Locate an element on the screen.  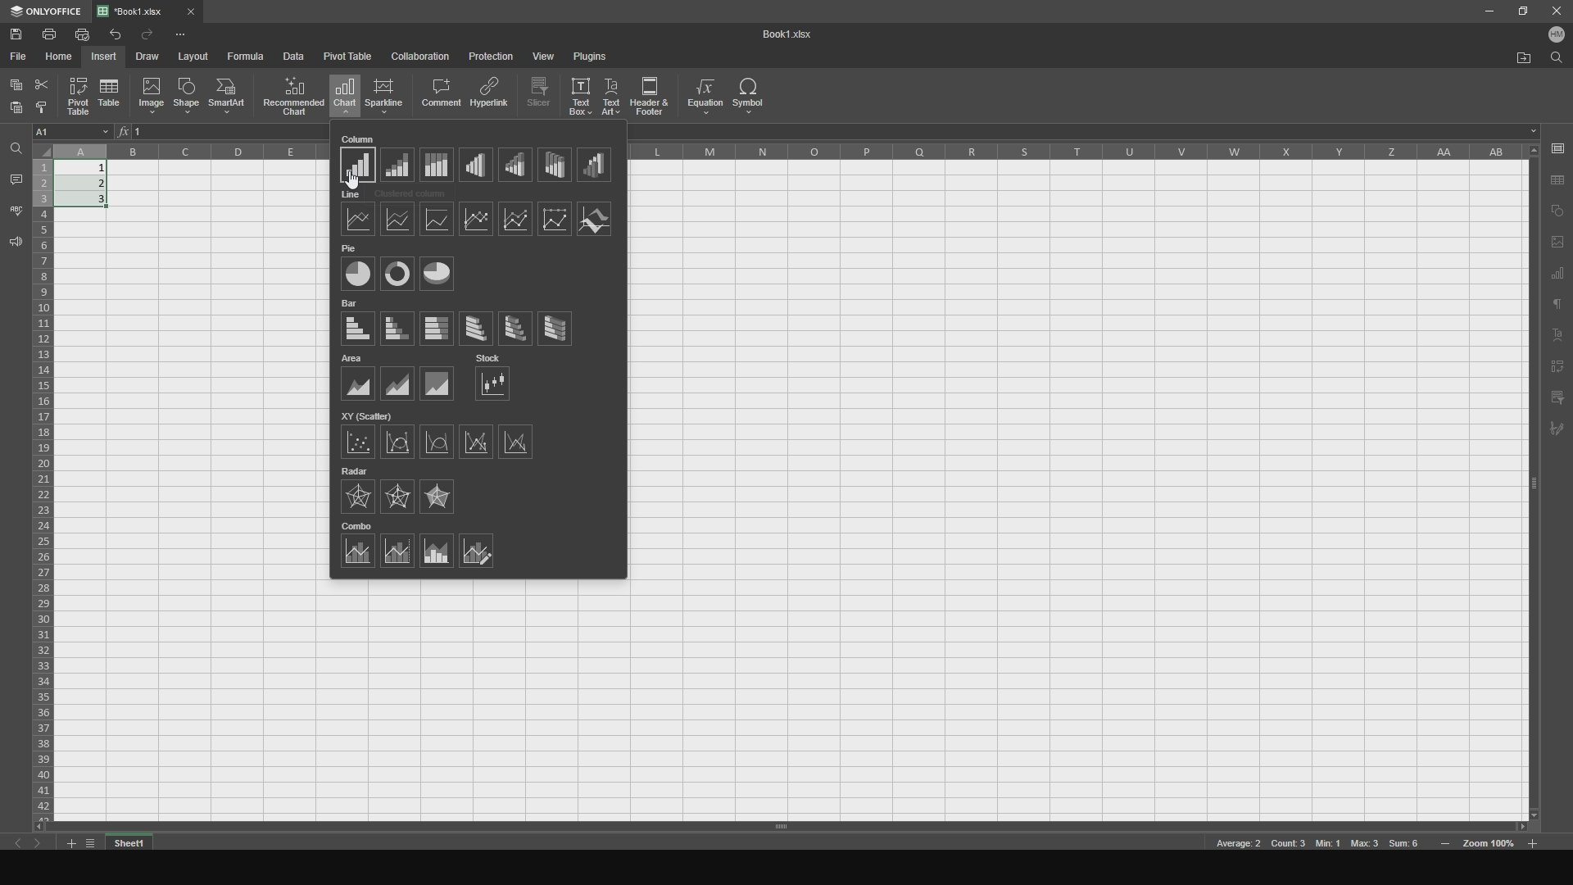
vertical slider is located at coordinates (1534, 496).